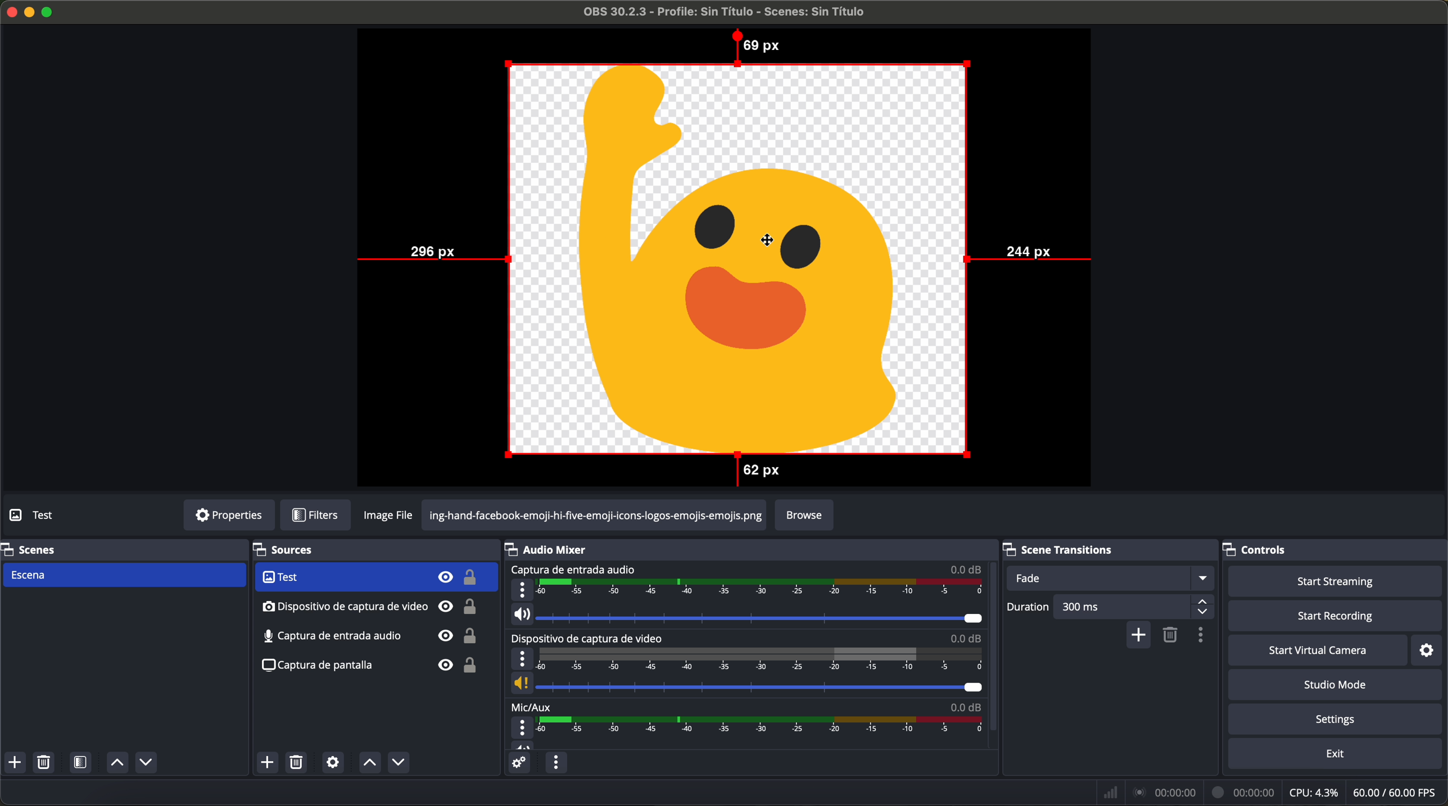 The width and height of the screenshot is (1448, 806). I want to click on move scene down, so click(146, 764).